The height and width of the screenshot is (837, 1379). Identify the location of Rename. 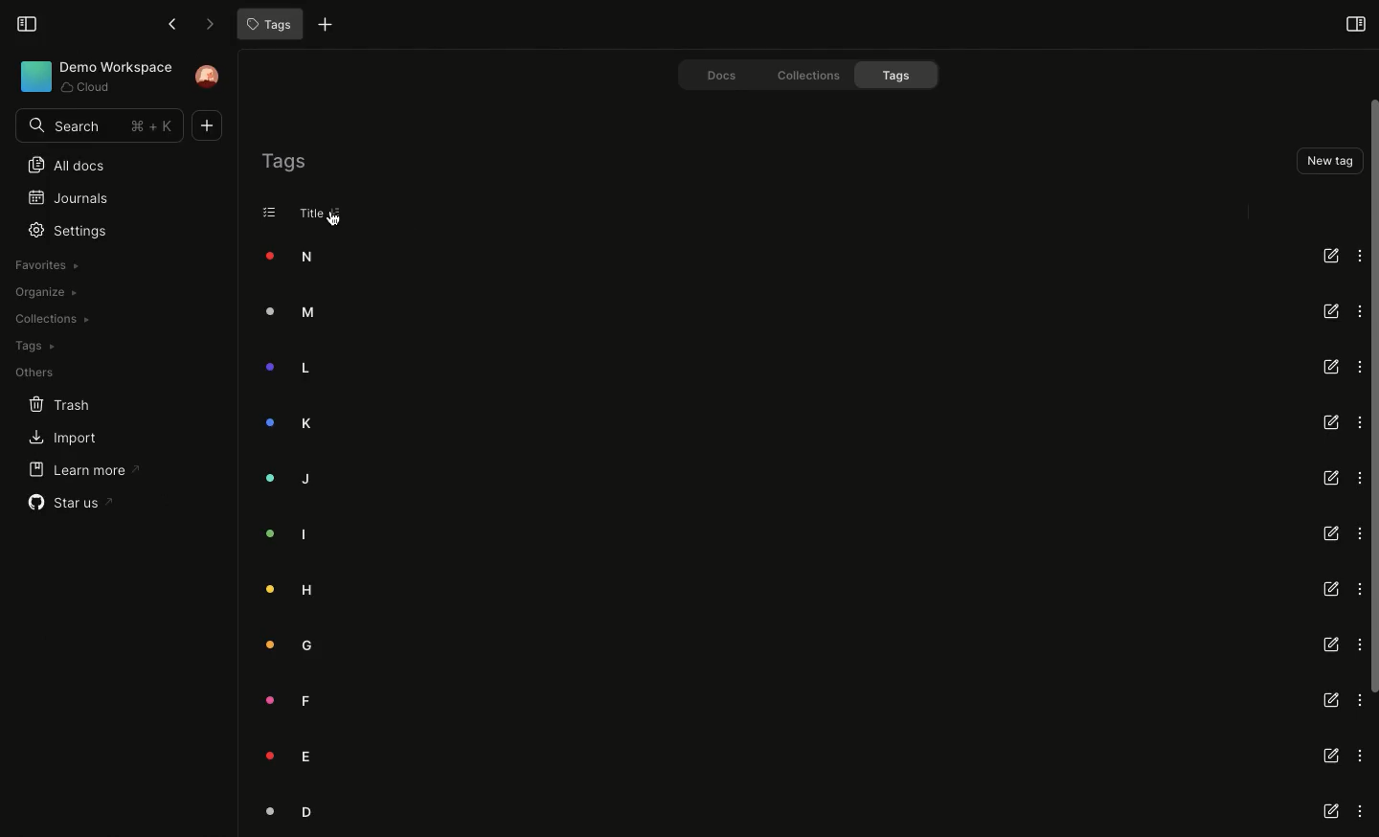
(1329, 645).